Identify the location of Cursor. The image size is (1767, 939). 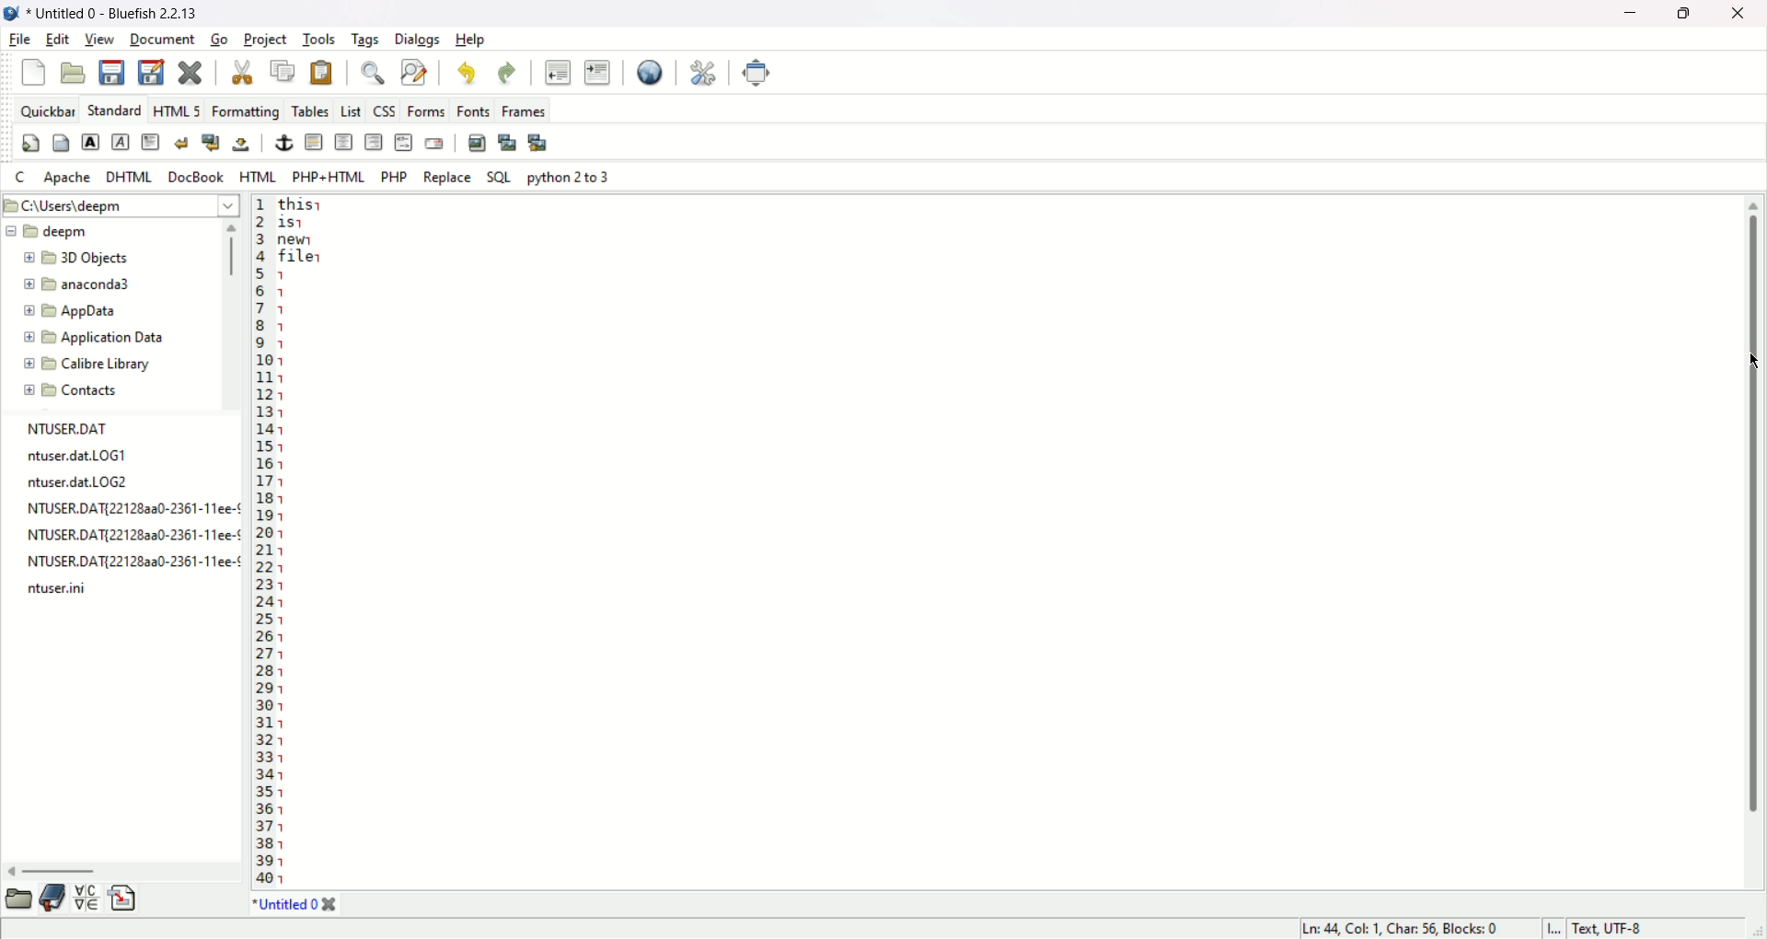
(1747, 361).